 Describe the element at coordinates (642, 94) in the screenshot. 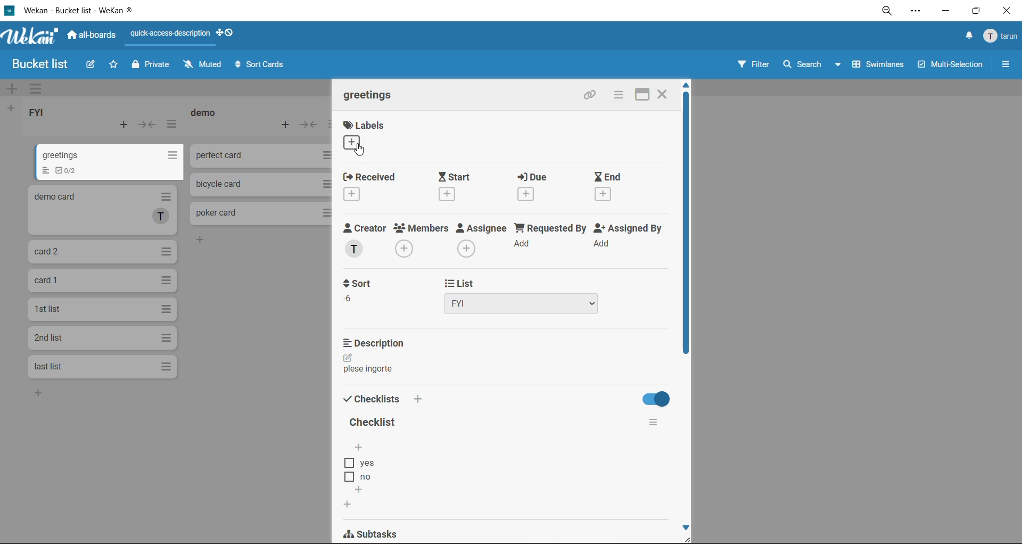

I see `maximize` at that location.